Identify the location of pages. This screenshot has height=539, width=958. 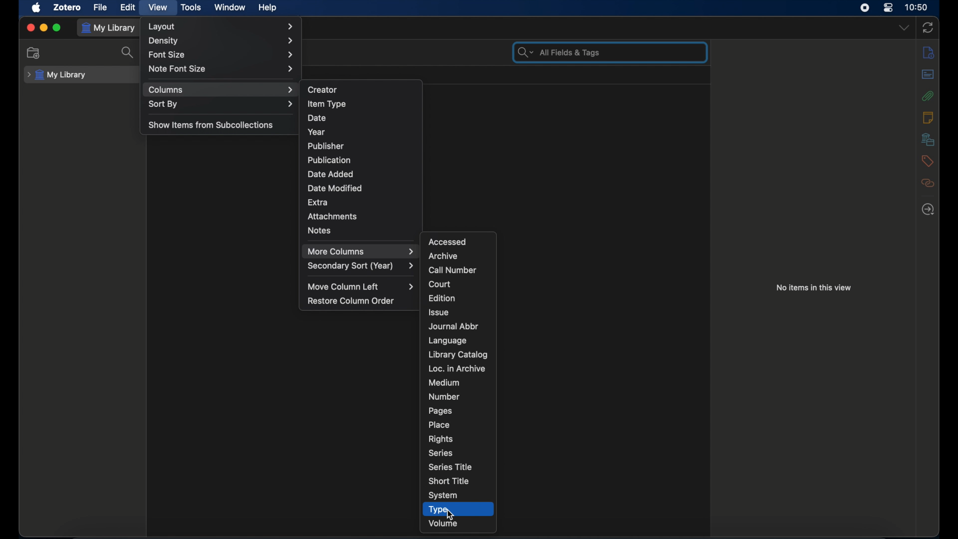
(440, 411).